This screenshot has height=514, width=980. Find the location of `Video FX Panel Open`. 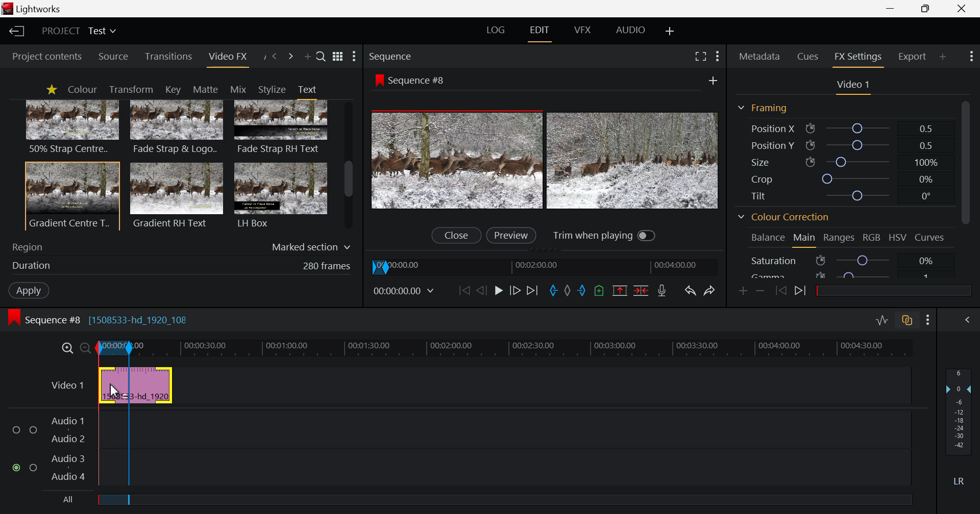

Video FX Panel Open is located at coordinates (230, 59).